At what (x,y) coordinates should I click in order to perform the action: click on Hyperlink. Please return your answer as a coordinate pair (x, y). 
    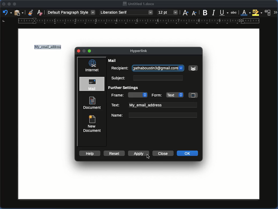
    Looking at the image, I should click on (141, 51).